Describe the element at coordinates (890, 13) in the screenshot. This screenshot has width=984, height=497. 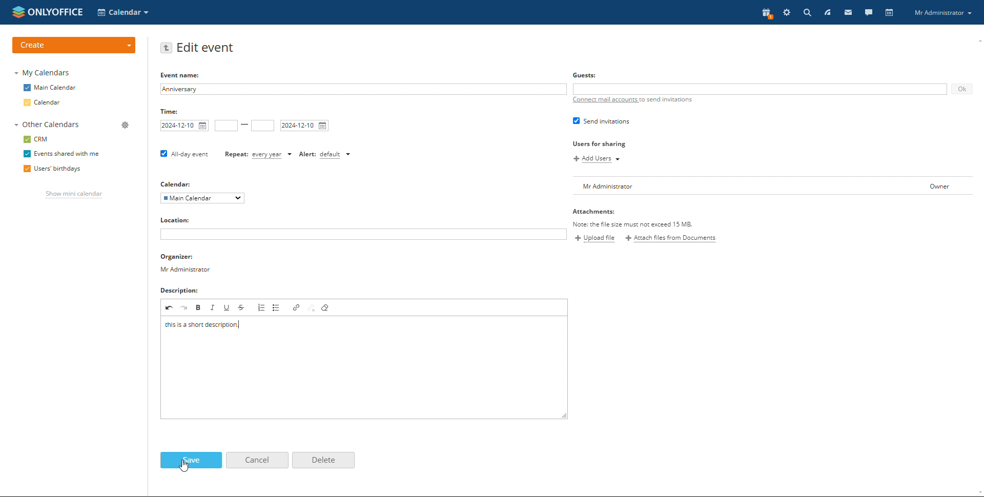
I see `calendar` at that location.